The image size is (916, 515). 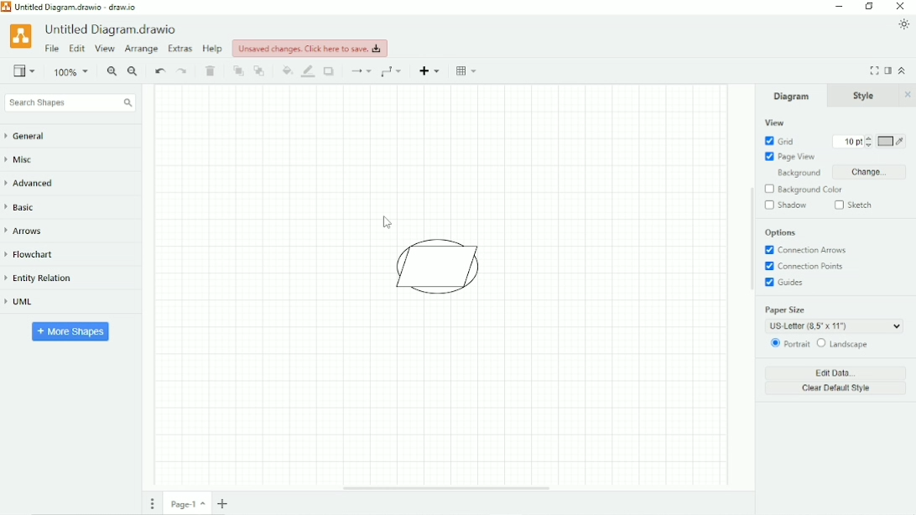 What do you see at coordinates (24, 161) in the screenshot?
I see `Misc` at bounding box center [24, 161].